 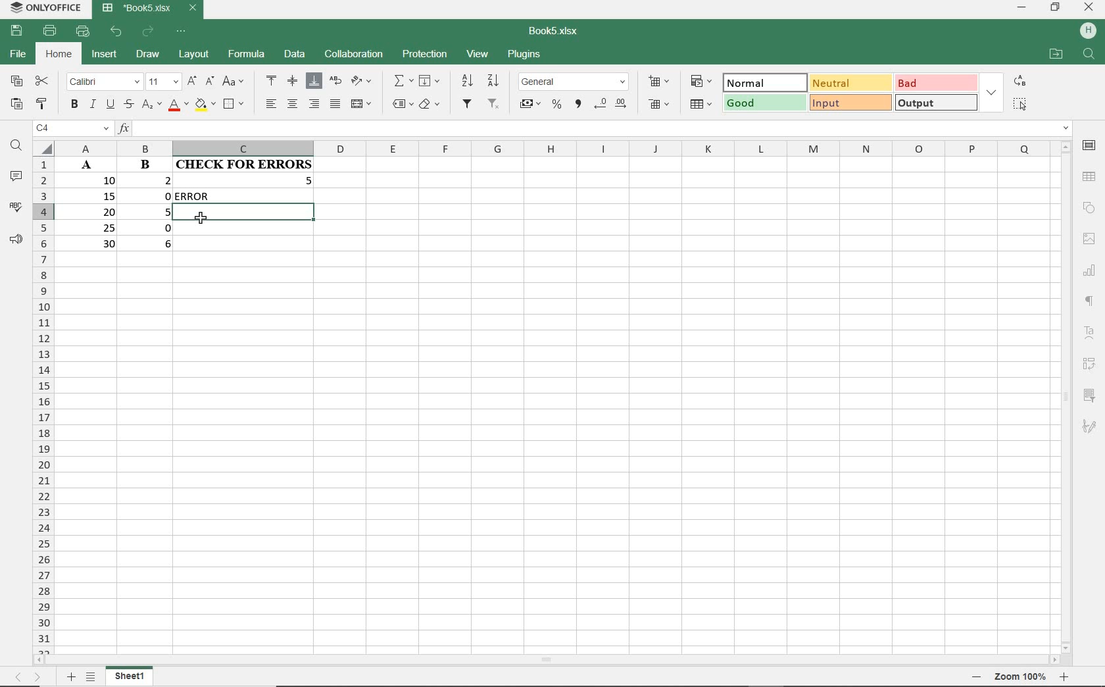 I want to click on ALIGN MIDDLE, so click(x=293, y=82).